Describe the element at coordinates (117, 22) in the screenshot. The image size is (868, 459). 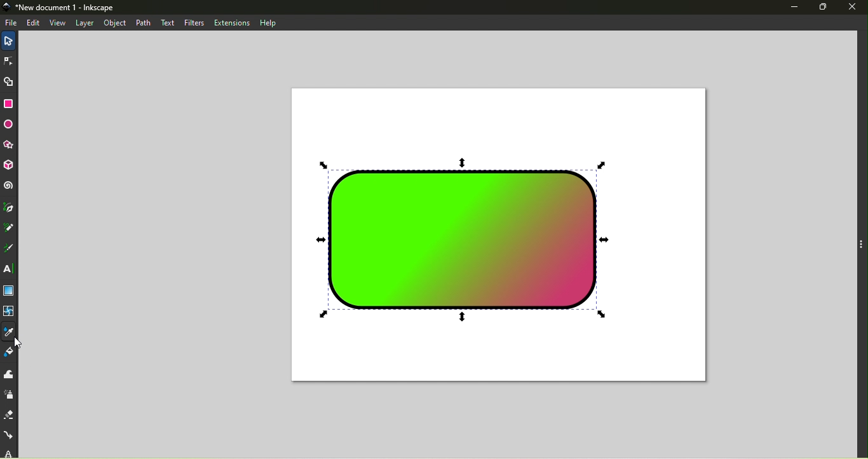
I see `Object` at that location.